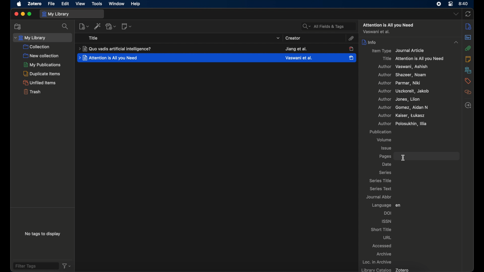 This screenshot has height=272, width=484. I want to click on item unselected, so click(352, 49).